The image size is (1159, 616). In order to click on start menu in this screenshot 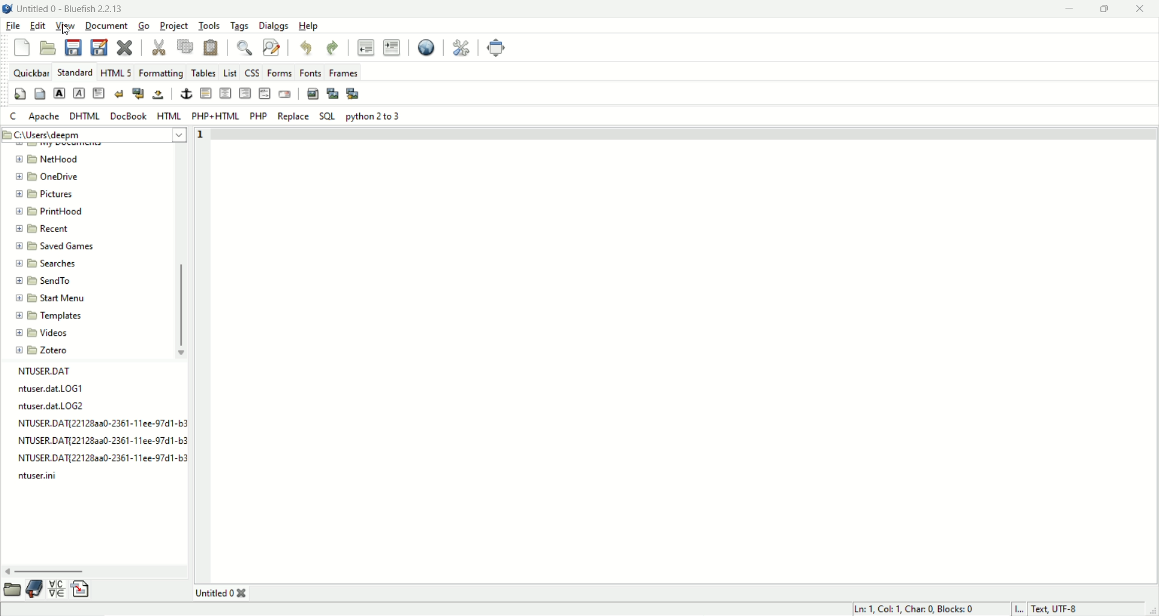, I will do `click(51, 299)`.